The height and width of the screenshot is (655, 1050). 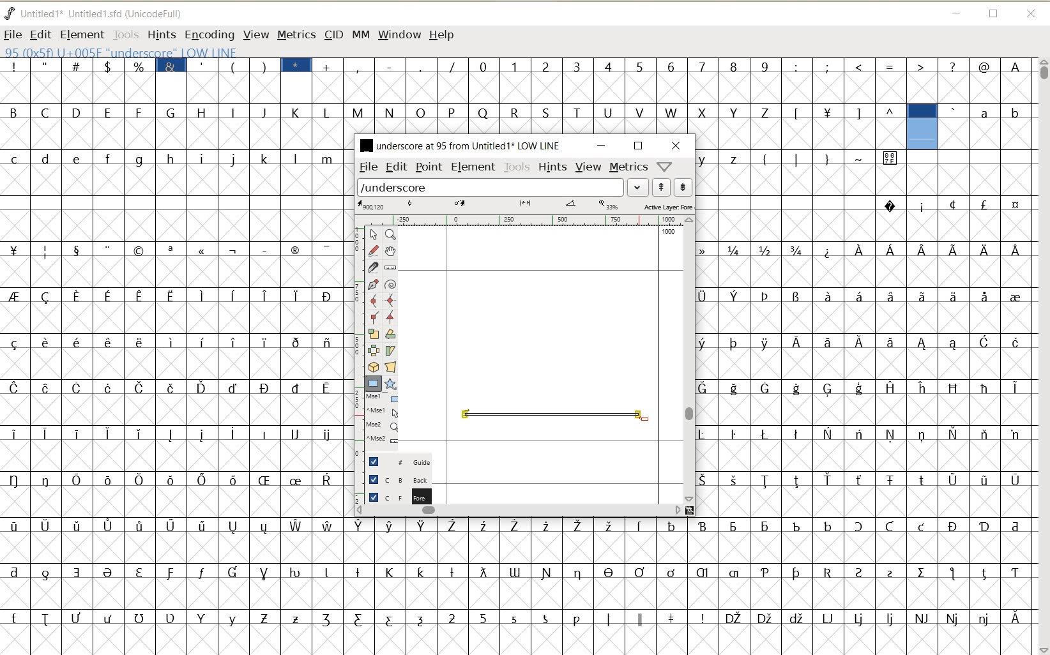 What do you see at coordinates (970, 395) in the screenshot?
I see `GLYPHY CHARACTERS` at bounding box center [970, 395].